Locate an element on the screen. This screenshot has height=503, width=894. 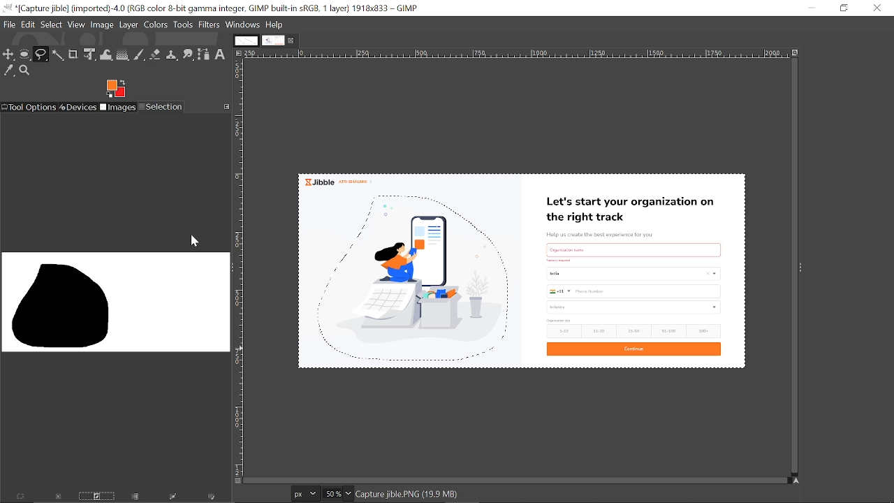
Tools is located at coordinates (184, 24).